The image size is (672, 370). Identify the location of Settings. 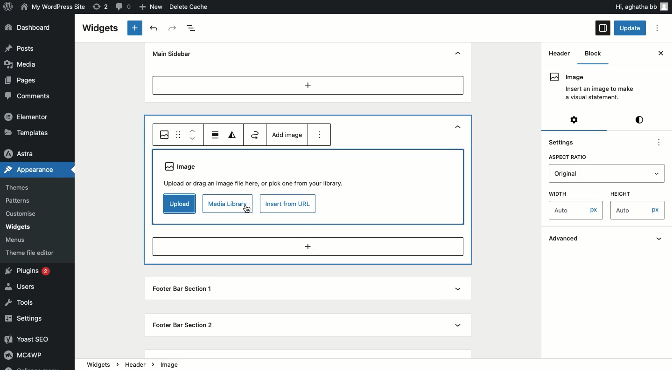
(25, 319).